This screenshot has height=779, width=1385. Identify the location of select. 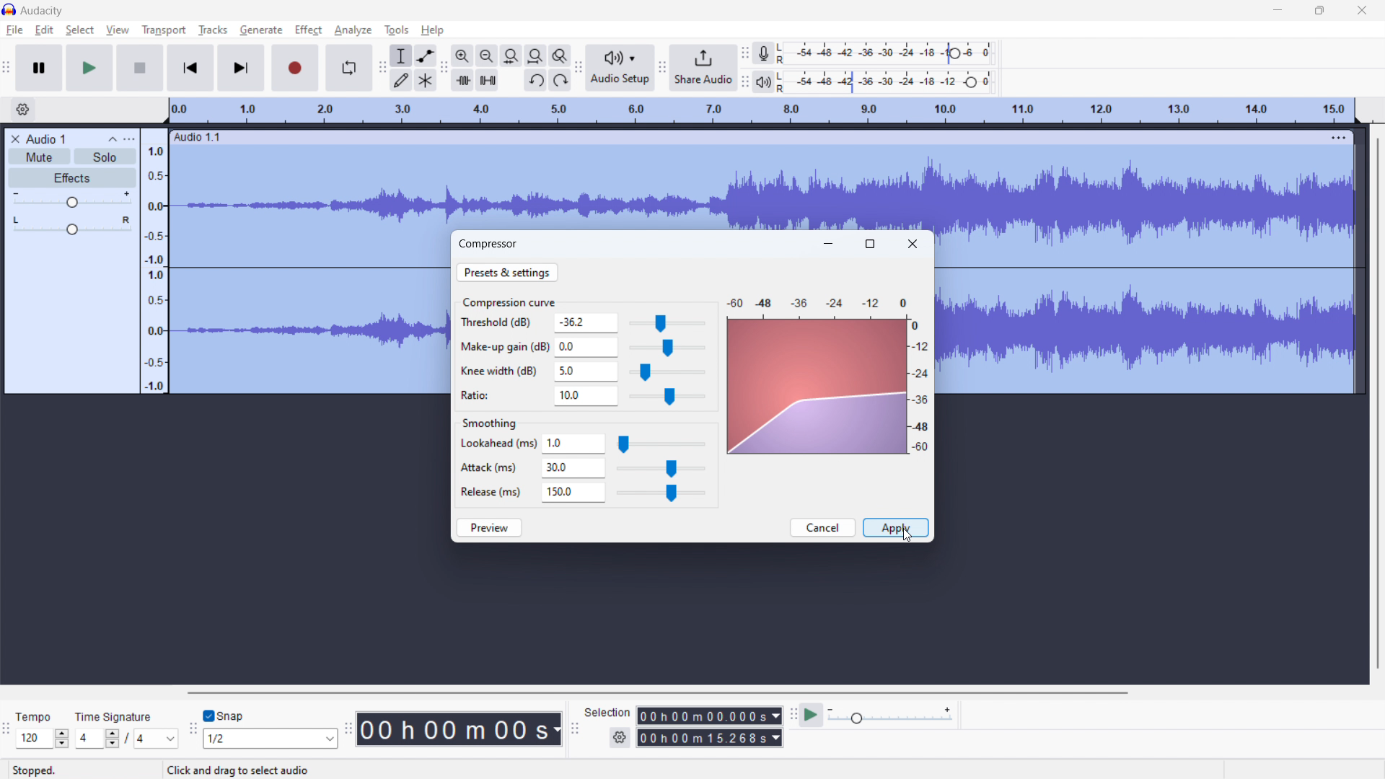
(80, 30).